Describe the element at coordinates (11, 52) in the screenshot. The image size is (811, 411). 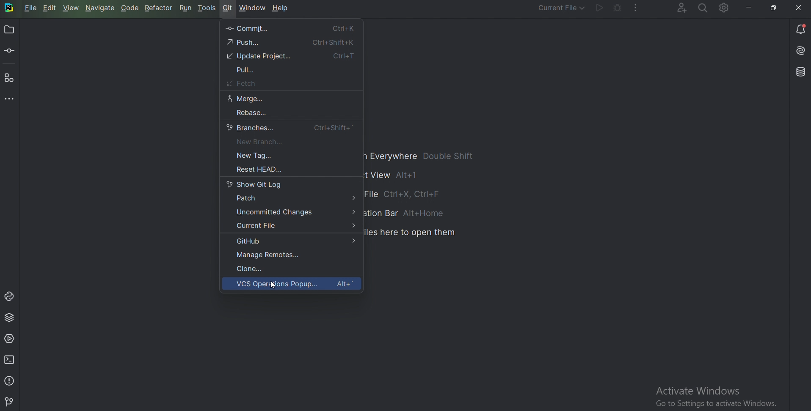
I see `Commit` at that location.